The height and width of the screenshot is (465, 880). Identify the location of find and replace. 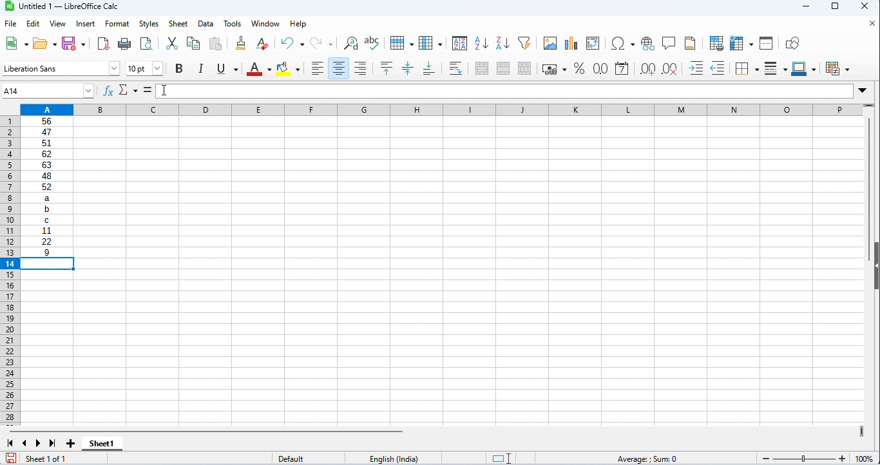
(350, 43).